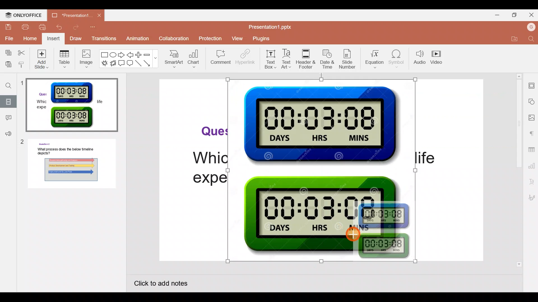 Image resolution: width=538 pixels, height=302 pixels. What do you see at coordinates (530, 27) in the screenshot?
I see `Account name` at bounding box center [530, 27].